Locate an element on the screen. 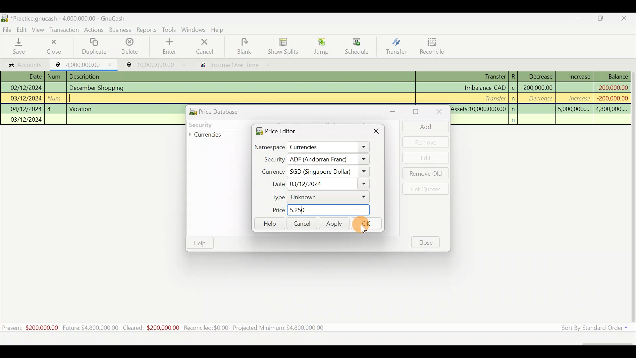 This screenshot has height=358, width=636. increase is located at coordinates (575, 98).